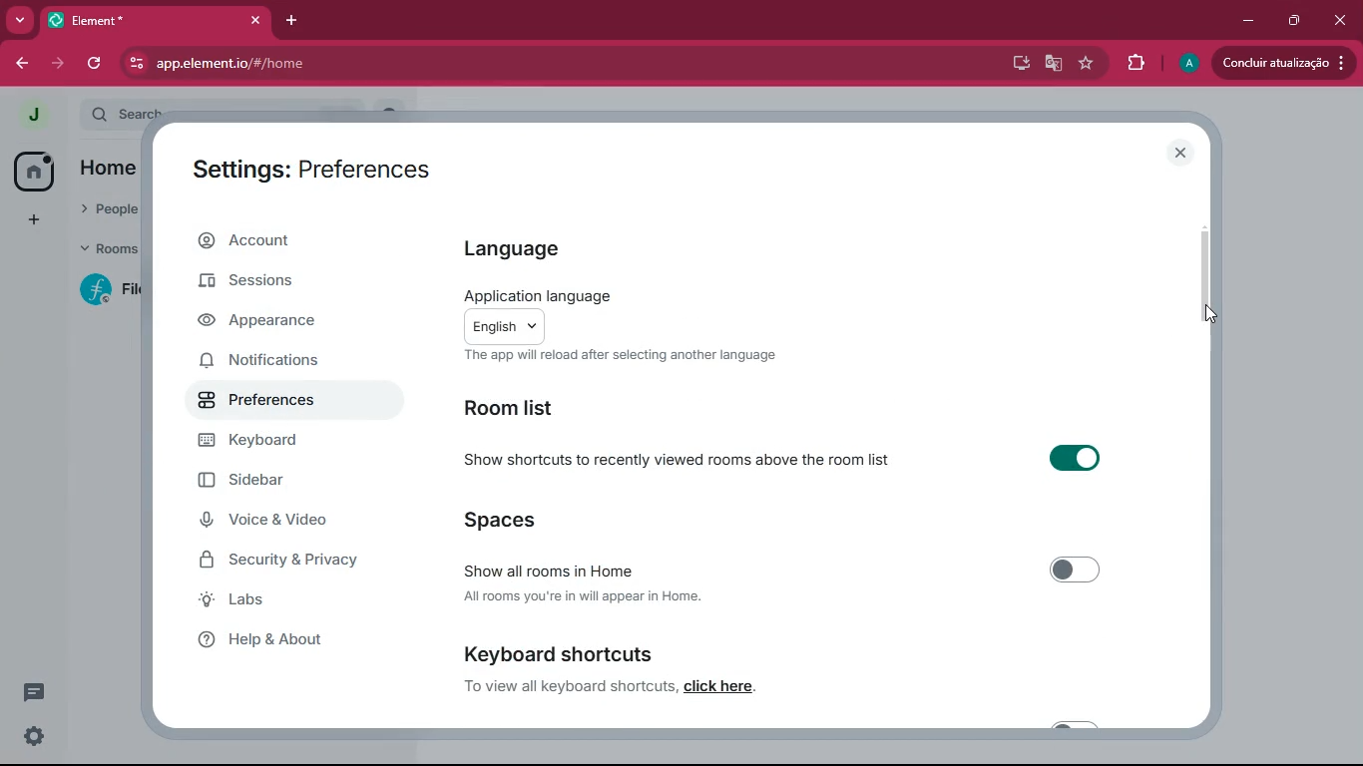 The height and width of the screenshot is (766, 1363). Describe the element at coordinates (512, 325) in the screenshot. I see `English` at that location.